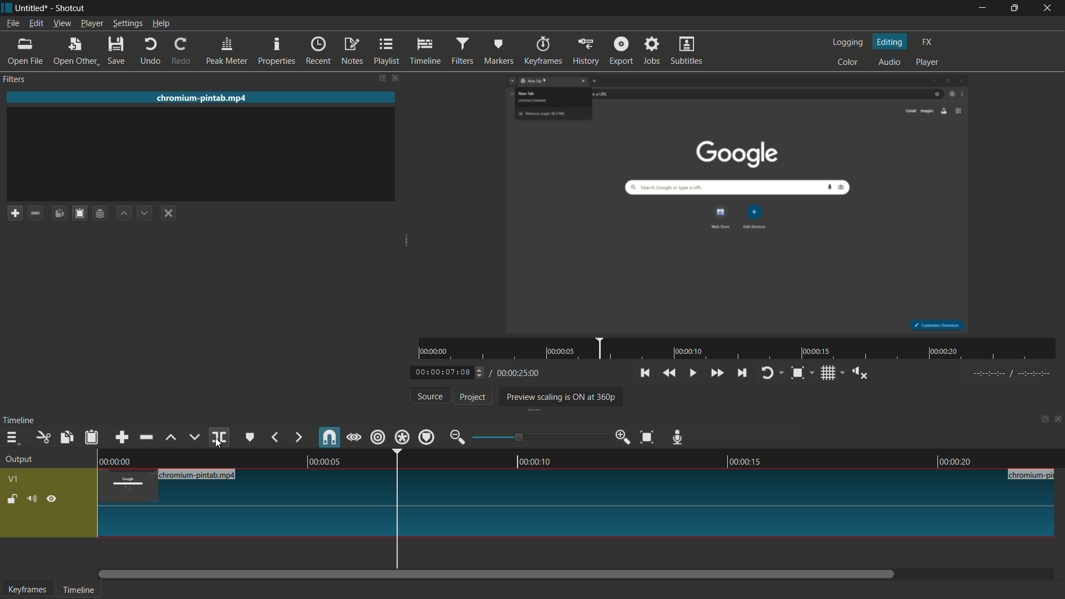 The height and width of the screenshot is (599, 1065). Describe the element at coordinates (536, 459) in the screenshot. I see `0.0010` at that location.